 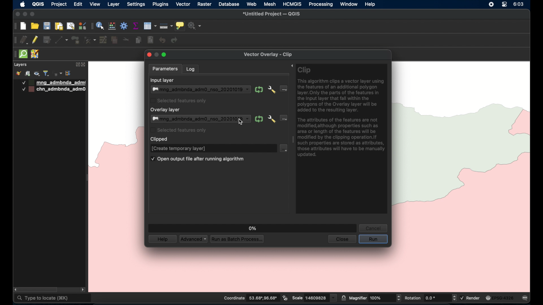 What do you see at coordinates (491, 4) in the screenshot?
I see `screen recorder icon` at bounding box center [491, 4].